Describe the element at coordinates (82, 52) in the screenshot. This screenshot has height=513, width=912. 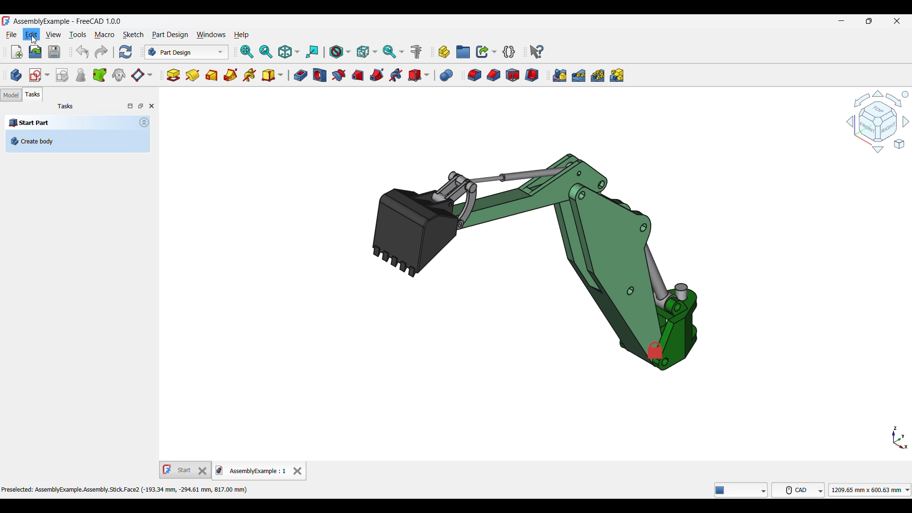
I see `Undo` at that location.